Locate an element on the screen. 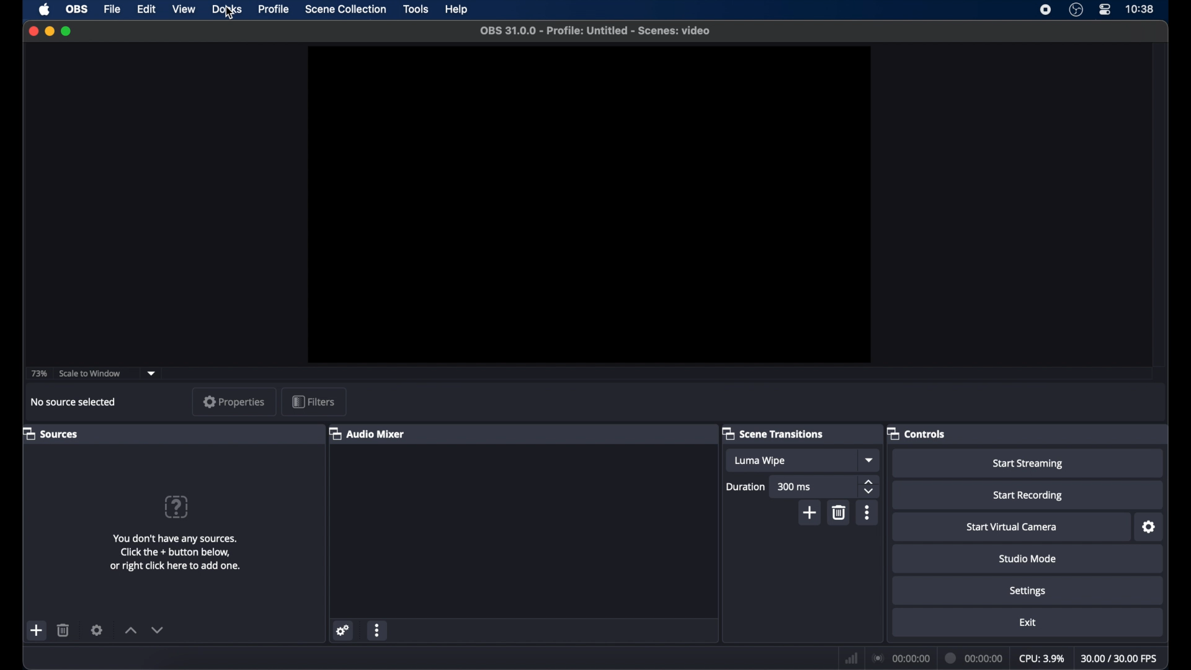  docks is located at coordinates (227, 10).